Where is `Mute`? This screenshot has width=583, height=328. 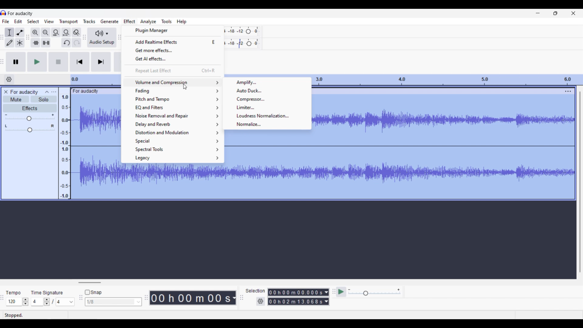 Mute is located at coordinates (16, 99).